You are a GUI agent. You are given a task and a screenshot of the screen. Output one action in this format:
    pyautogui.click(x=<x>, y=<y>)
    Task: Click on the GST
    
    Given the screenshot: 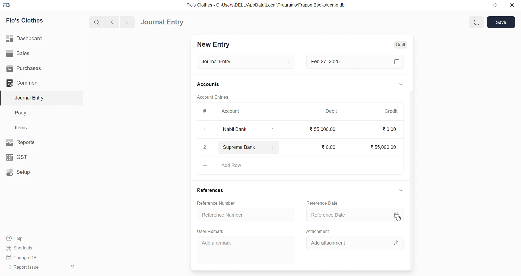 What is the action you would take?
    pyautogui.click(x=30, y=157)
    